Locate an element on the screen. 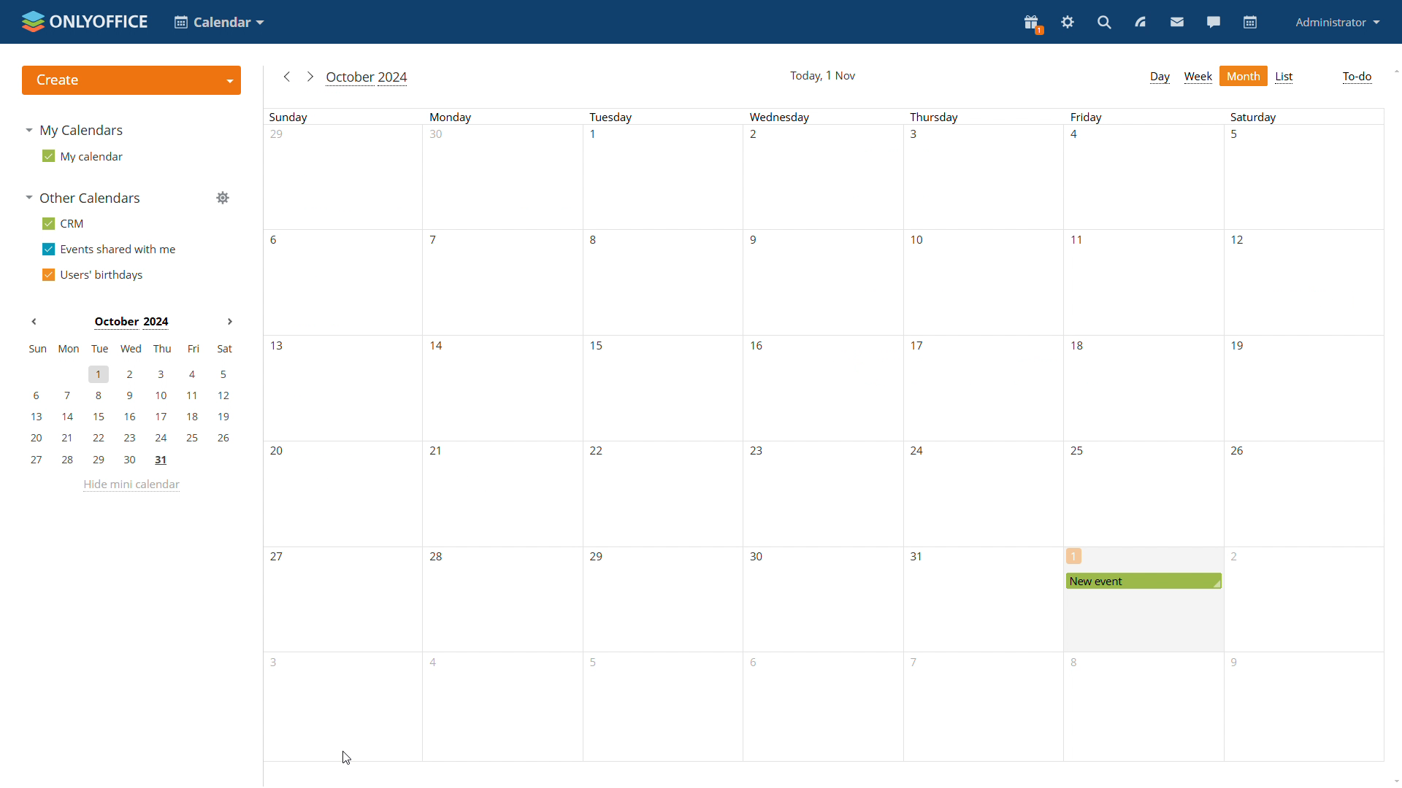 This screenshot has width=1402, height=788. feed is located at coordinates (1141, 23).